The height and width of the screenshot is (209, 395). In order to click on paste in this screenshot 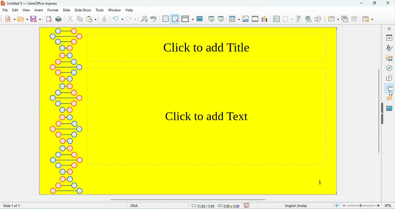, I will do `click(93, 20)`.